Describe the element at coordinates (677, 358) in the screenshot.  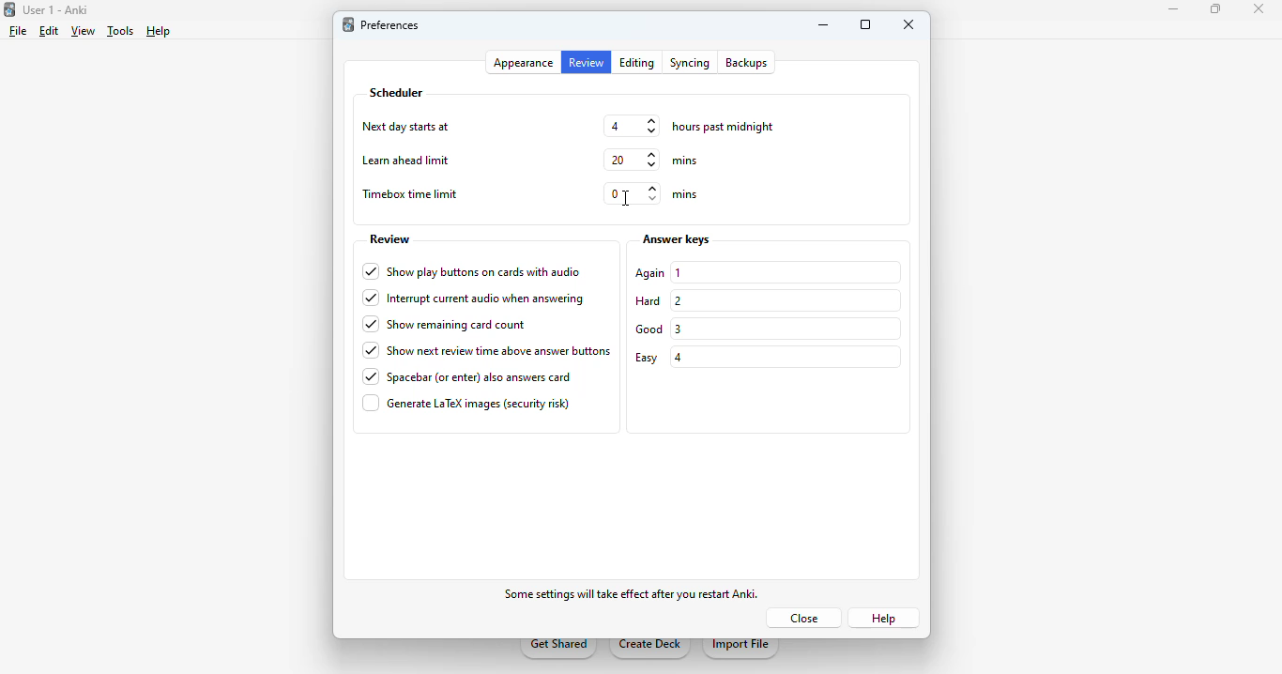
I see `4` at that location.